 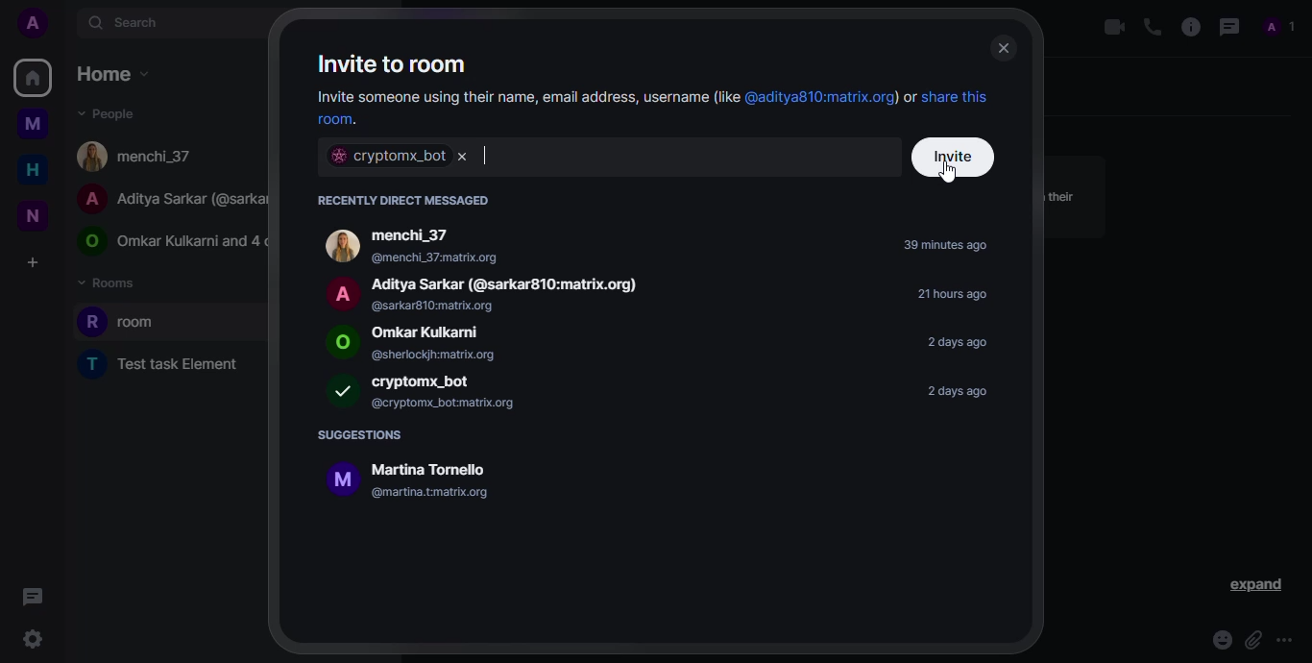 What do you see at coordinates (36, 123) in the screenshot?
I see `myspace` at bounding box center [36, 123].